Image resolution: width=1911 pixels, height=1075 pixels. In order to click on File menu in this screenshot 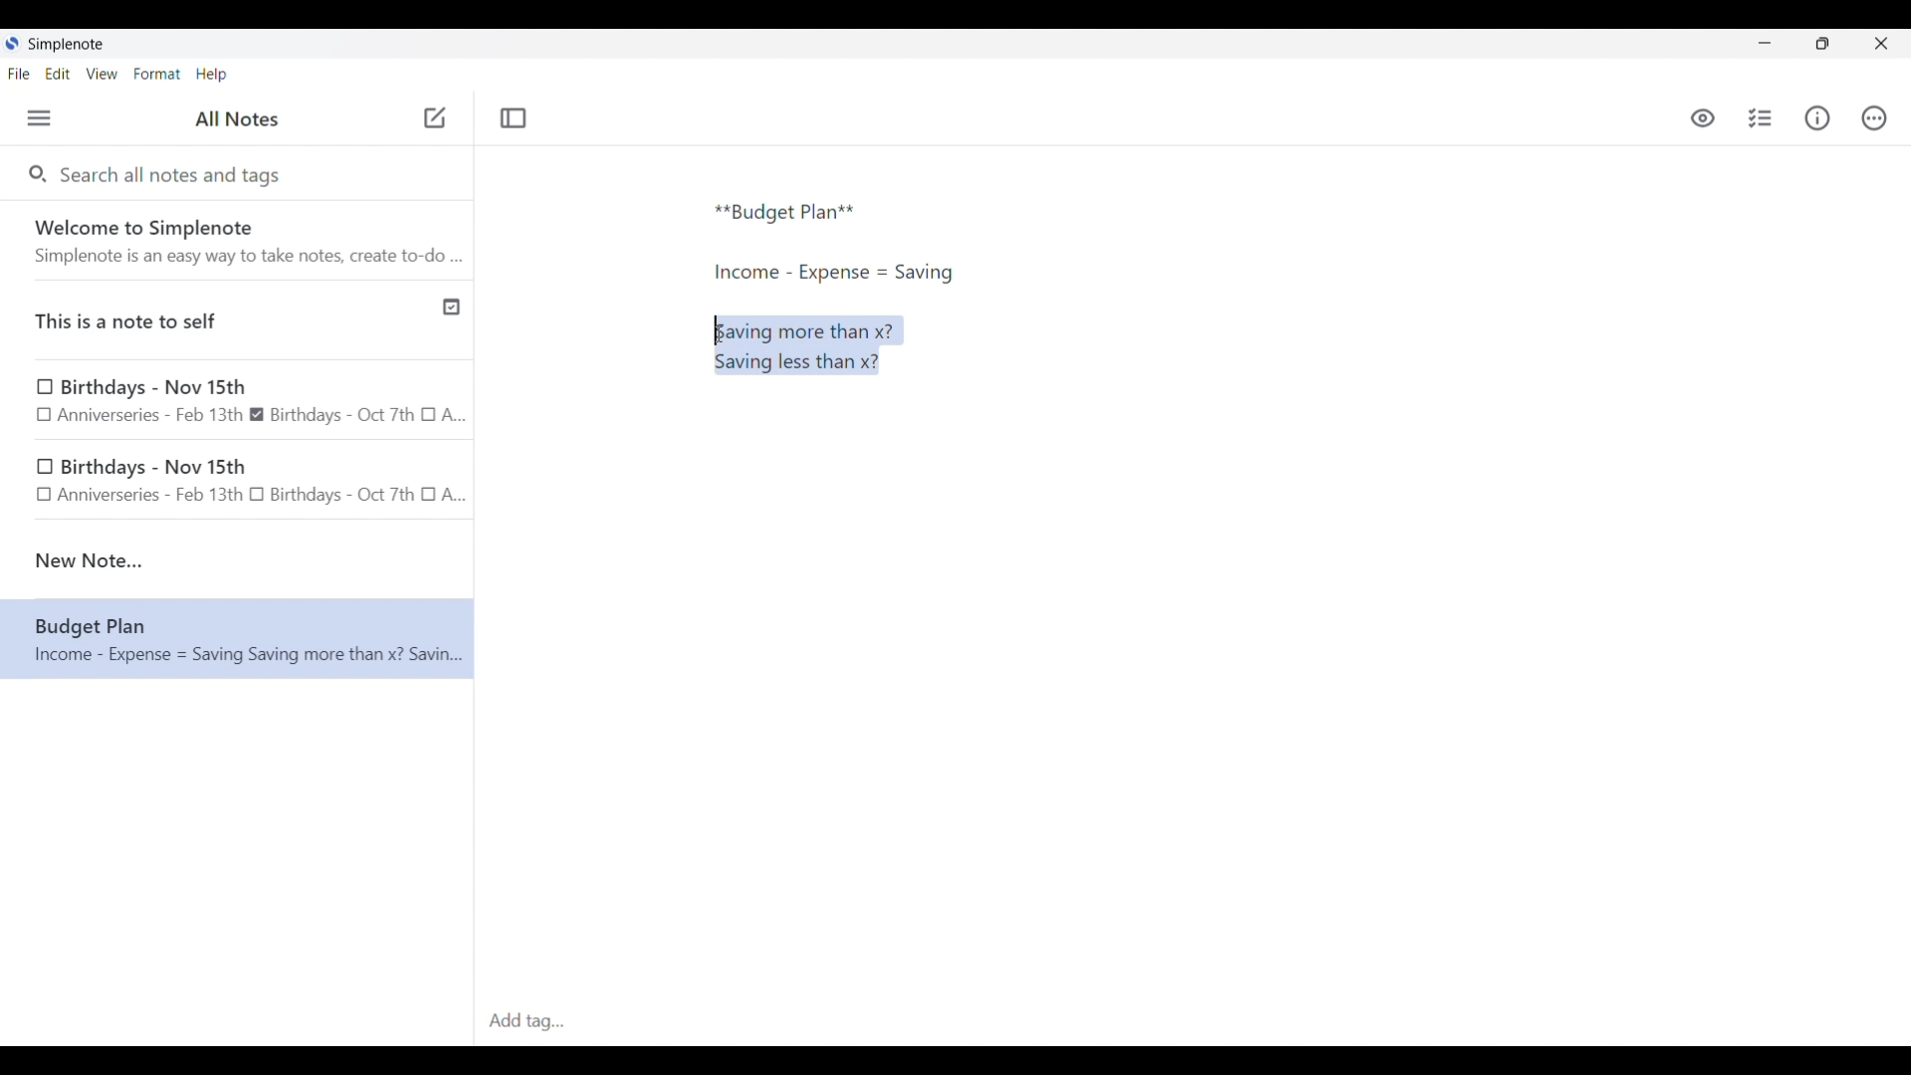, I will do `click(19, 73)`.